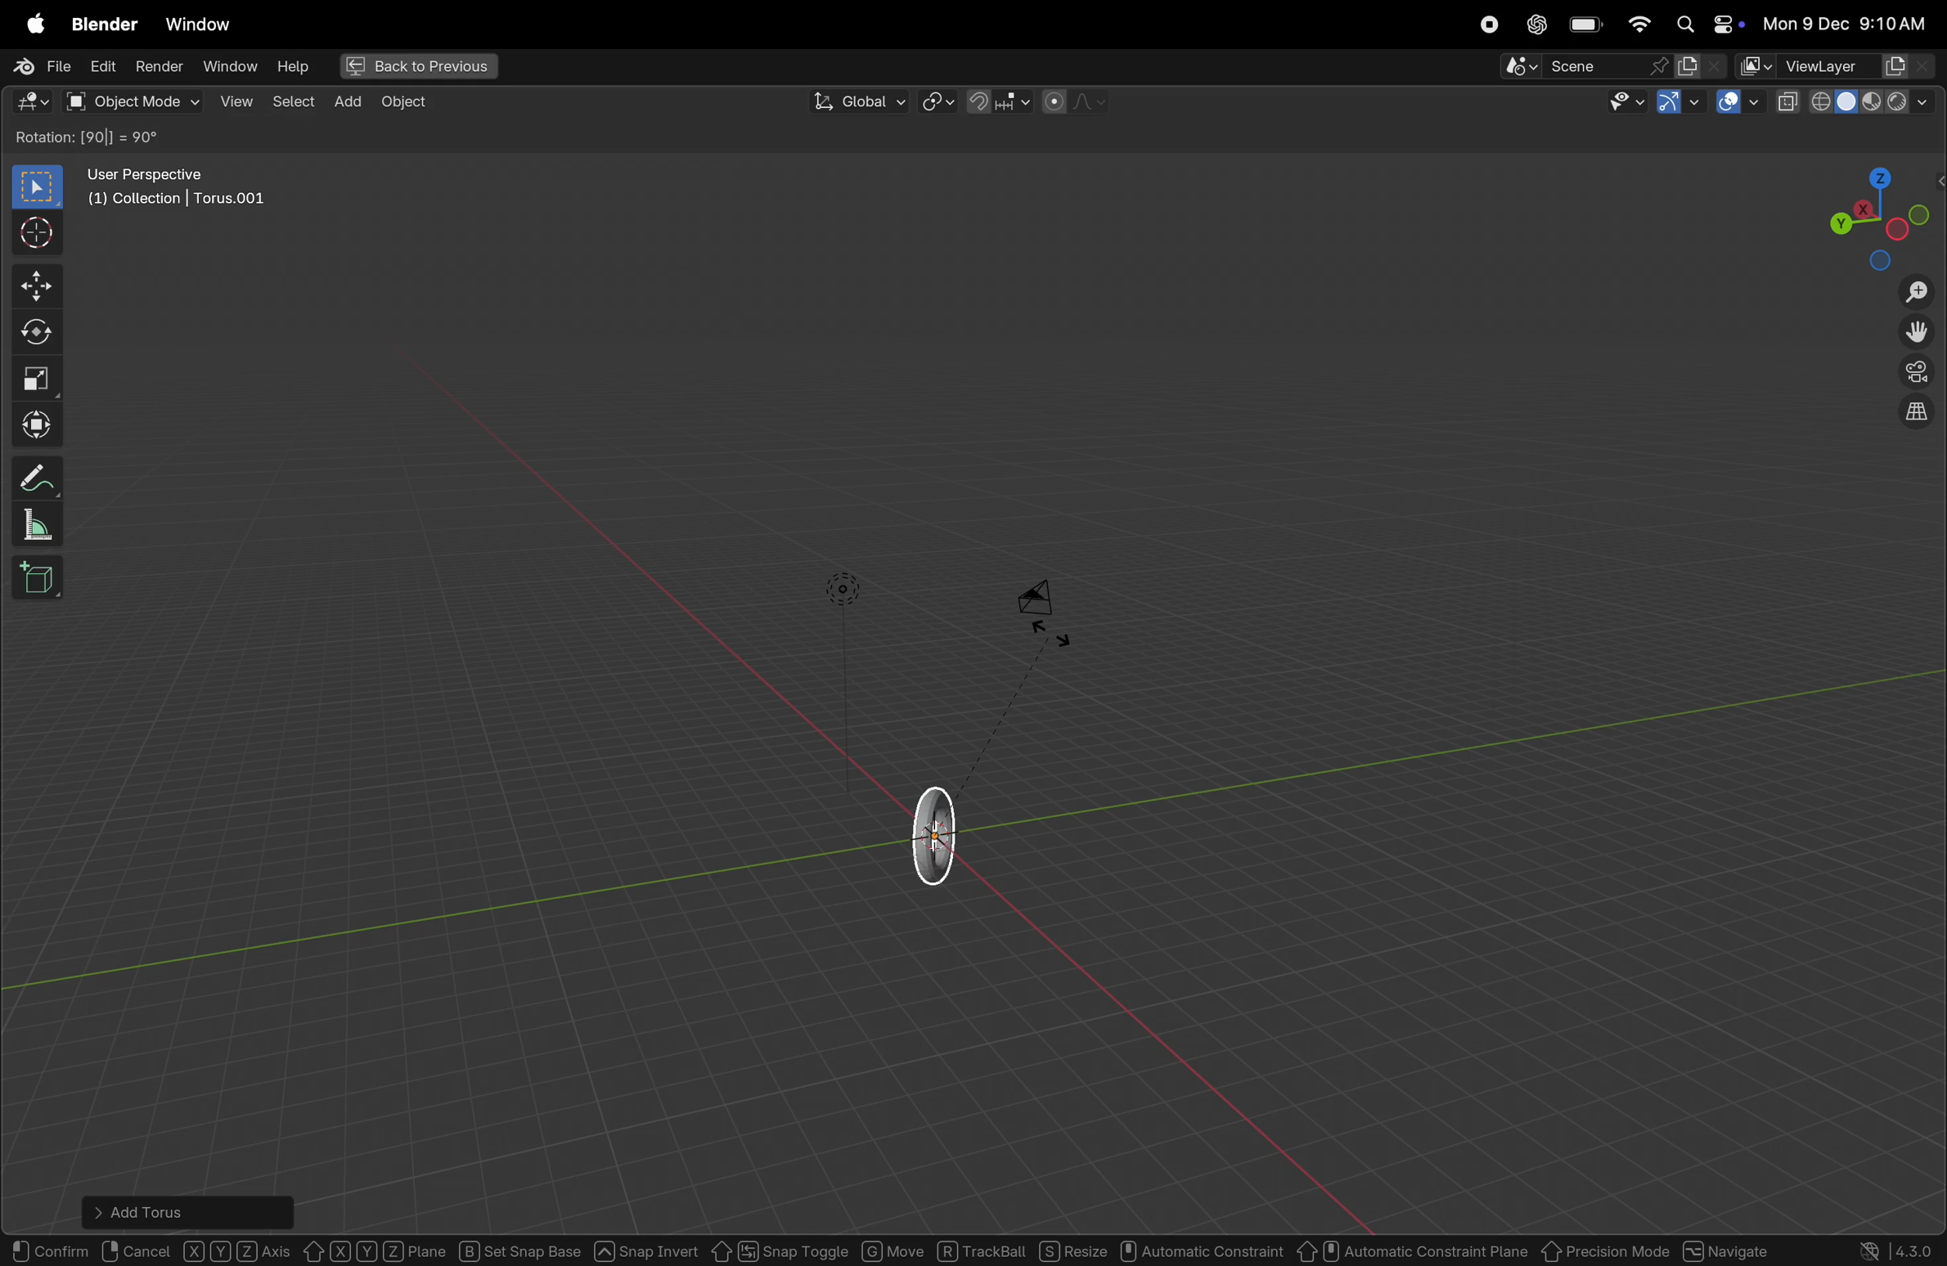 This screenshot has height=1266, width=1947. I want to click on add cube, so click(42, 580).